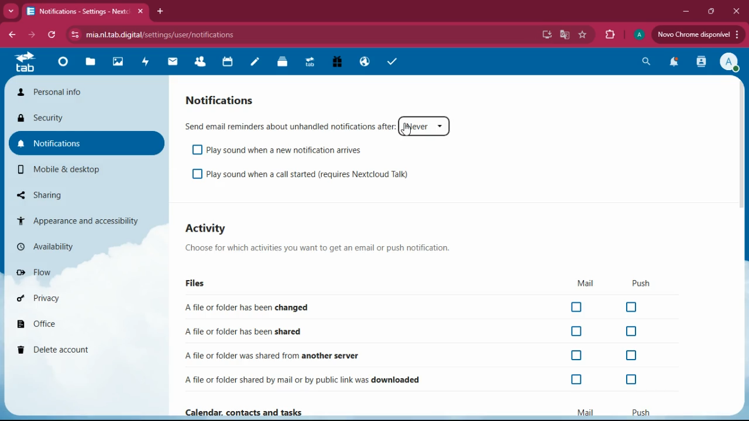 This screenshot has width=749, height=421. What do you see at coordinates (73, 326) in the screenshot?
I see `office` at bounding box center [73, 326].